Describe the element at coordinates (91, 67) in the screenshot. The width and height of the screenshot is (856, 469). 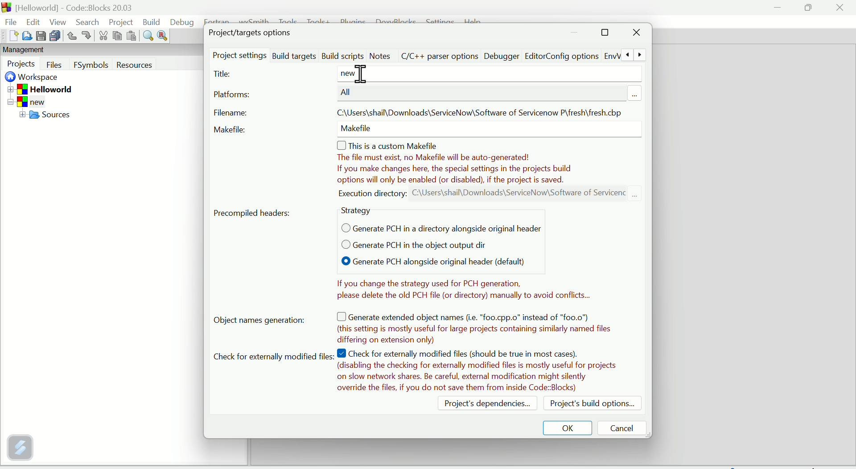
I see `F symbols` at that location.